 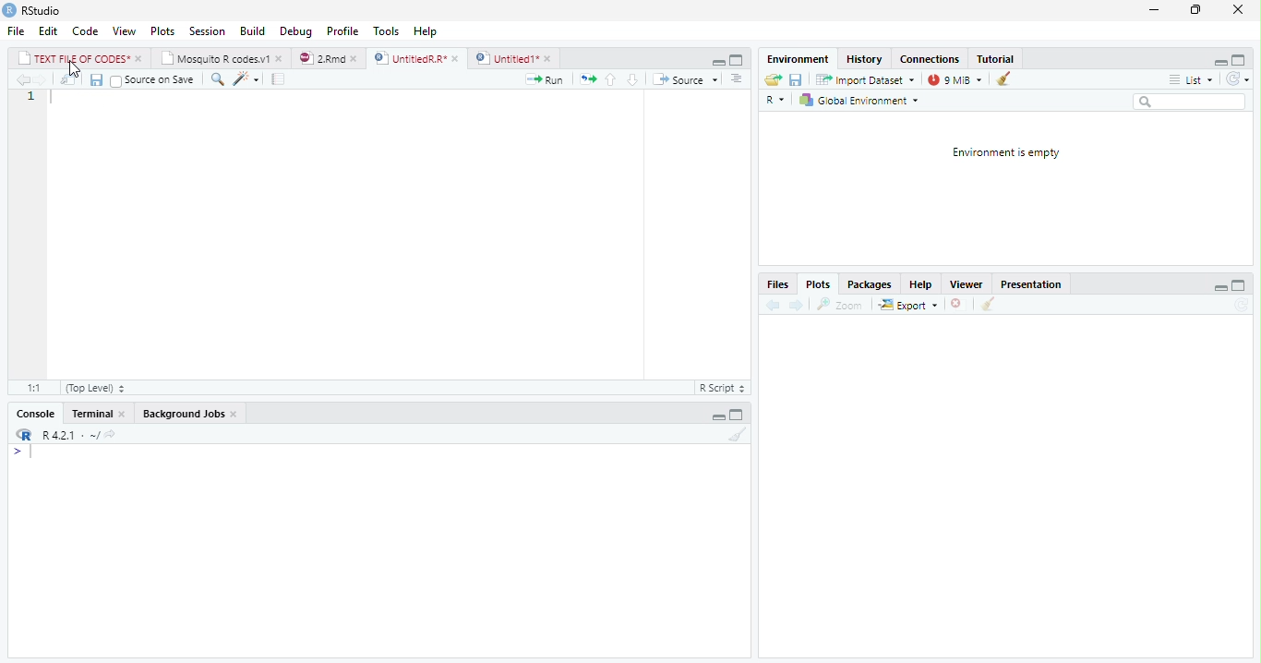 What do you see at coordinates (907, 305) in the screenshot?
I see `Export ` at bounding box center [907, 305].